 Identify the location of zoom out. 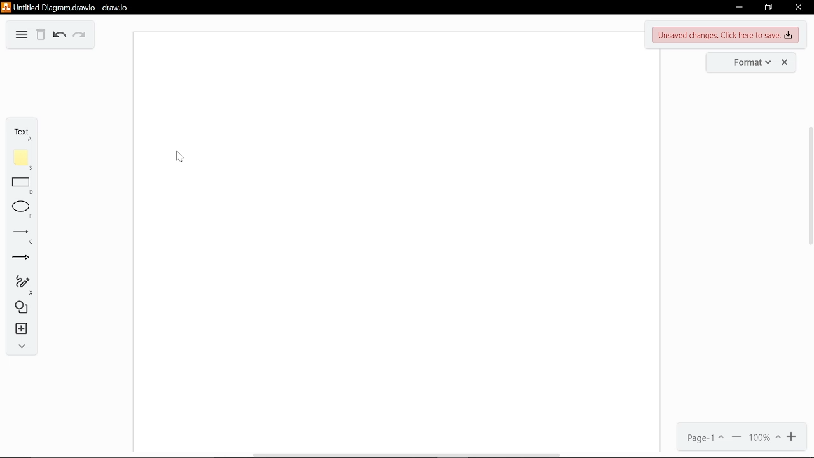
(737, 438).